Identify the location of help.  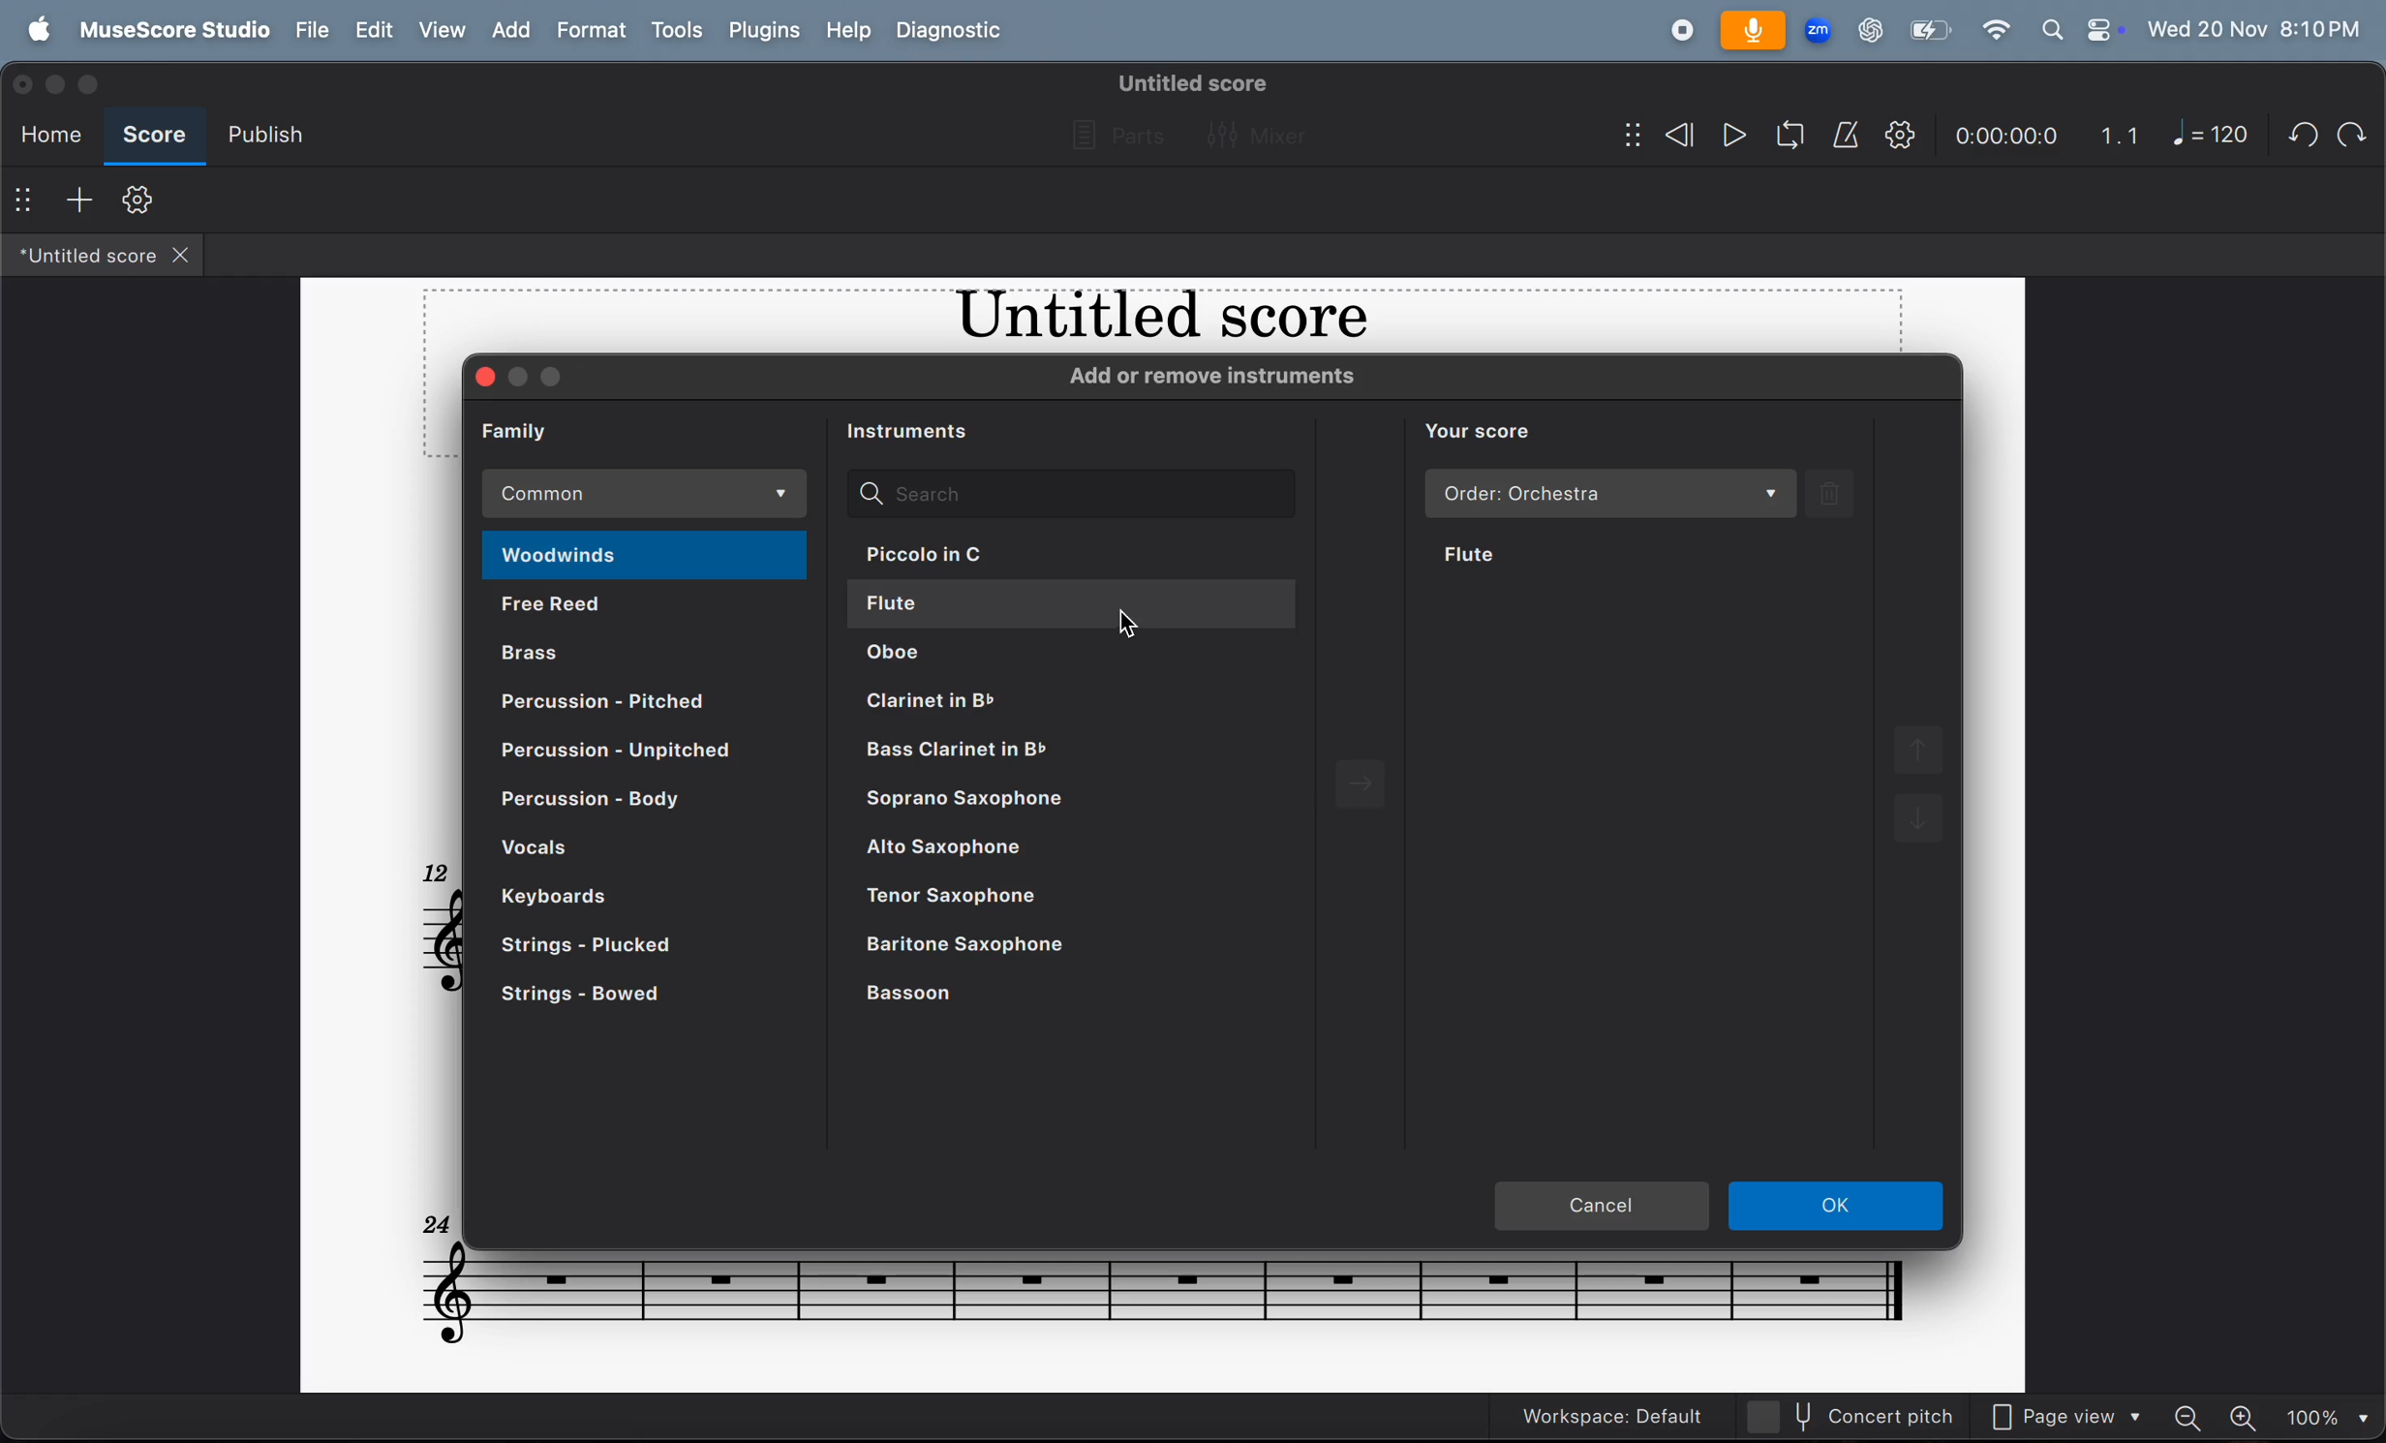
(853, 30).